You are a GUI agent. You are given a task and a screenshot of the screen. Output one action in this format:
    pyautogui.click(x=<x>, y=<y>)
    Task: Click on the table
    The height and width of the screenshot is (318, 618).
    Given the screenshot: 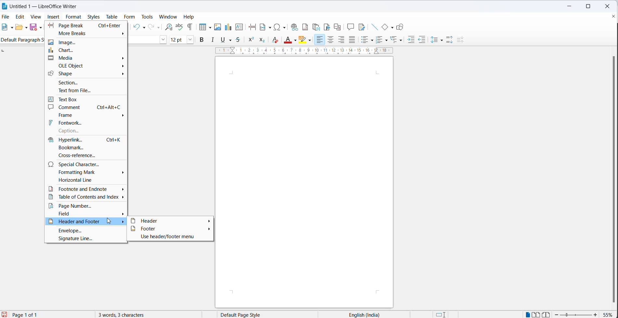 What is the action you would take?
    pyautogui.click(x=112, y=16)
    